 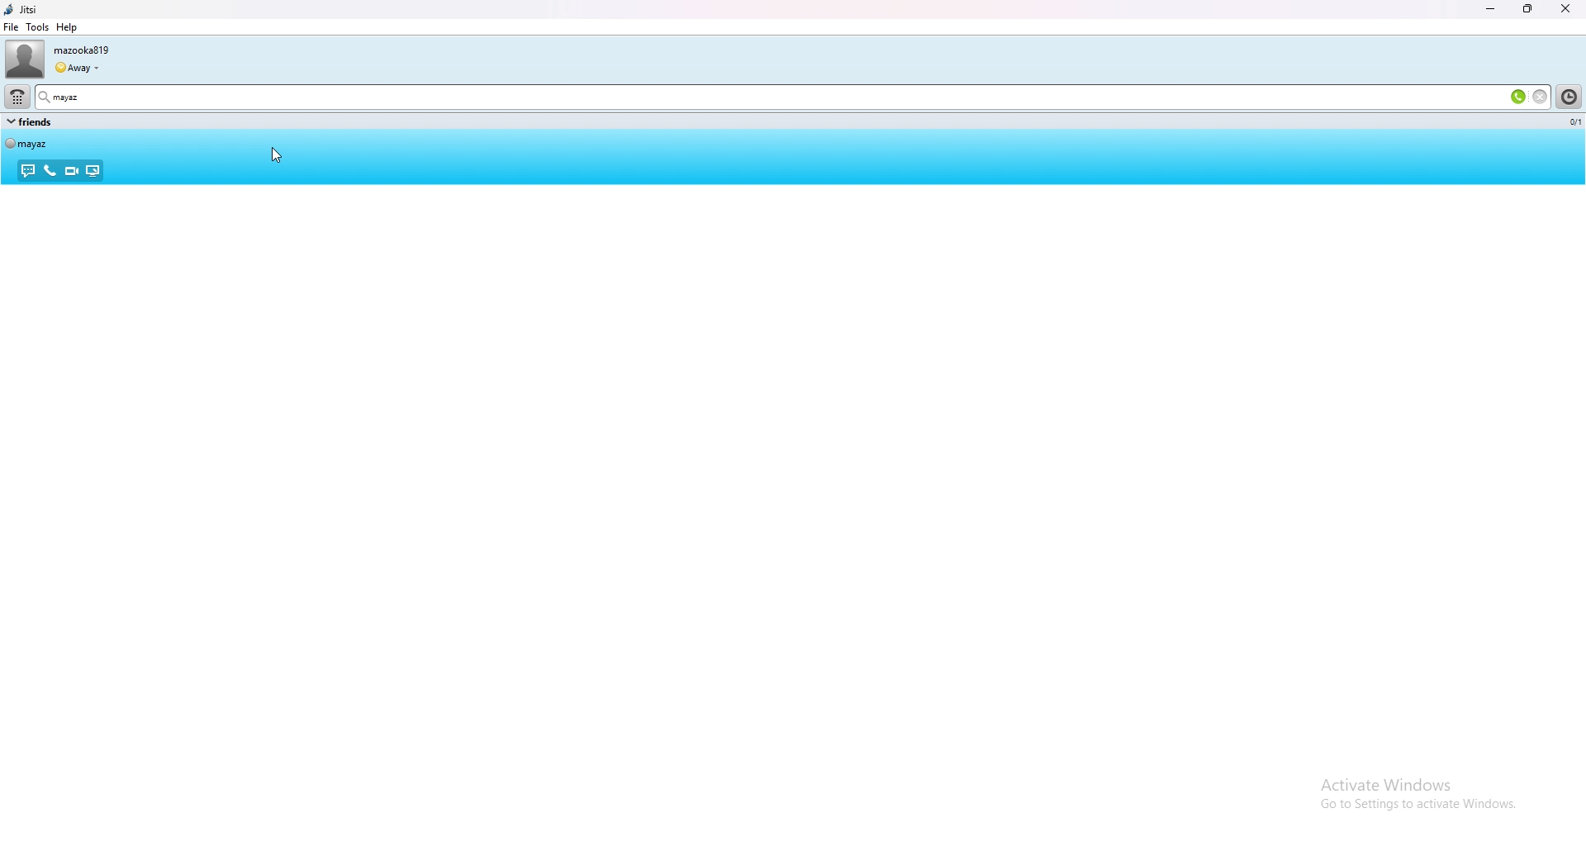 What do you see at coordinates (38, 27) in the screenshot?
I see `tools` at bounding box center [38, 27].